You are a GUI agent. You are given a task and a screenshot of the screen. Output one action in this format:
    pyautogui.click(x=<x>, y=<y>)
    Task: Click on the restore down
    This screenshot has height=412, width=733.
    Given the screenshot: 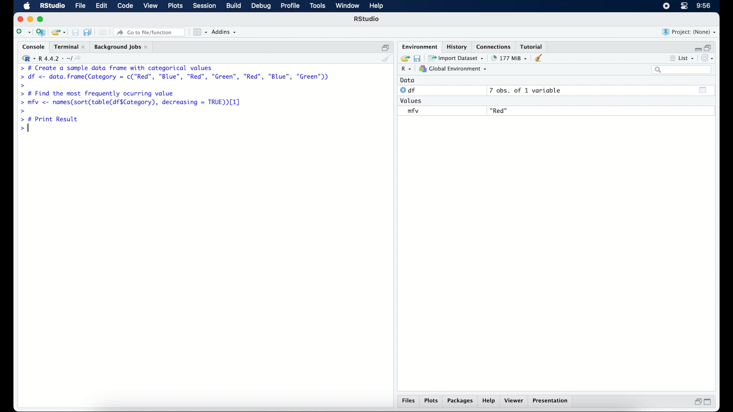 What is the action you would take?
    pyautogui.click(x=710, y=47)
    